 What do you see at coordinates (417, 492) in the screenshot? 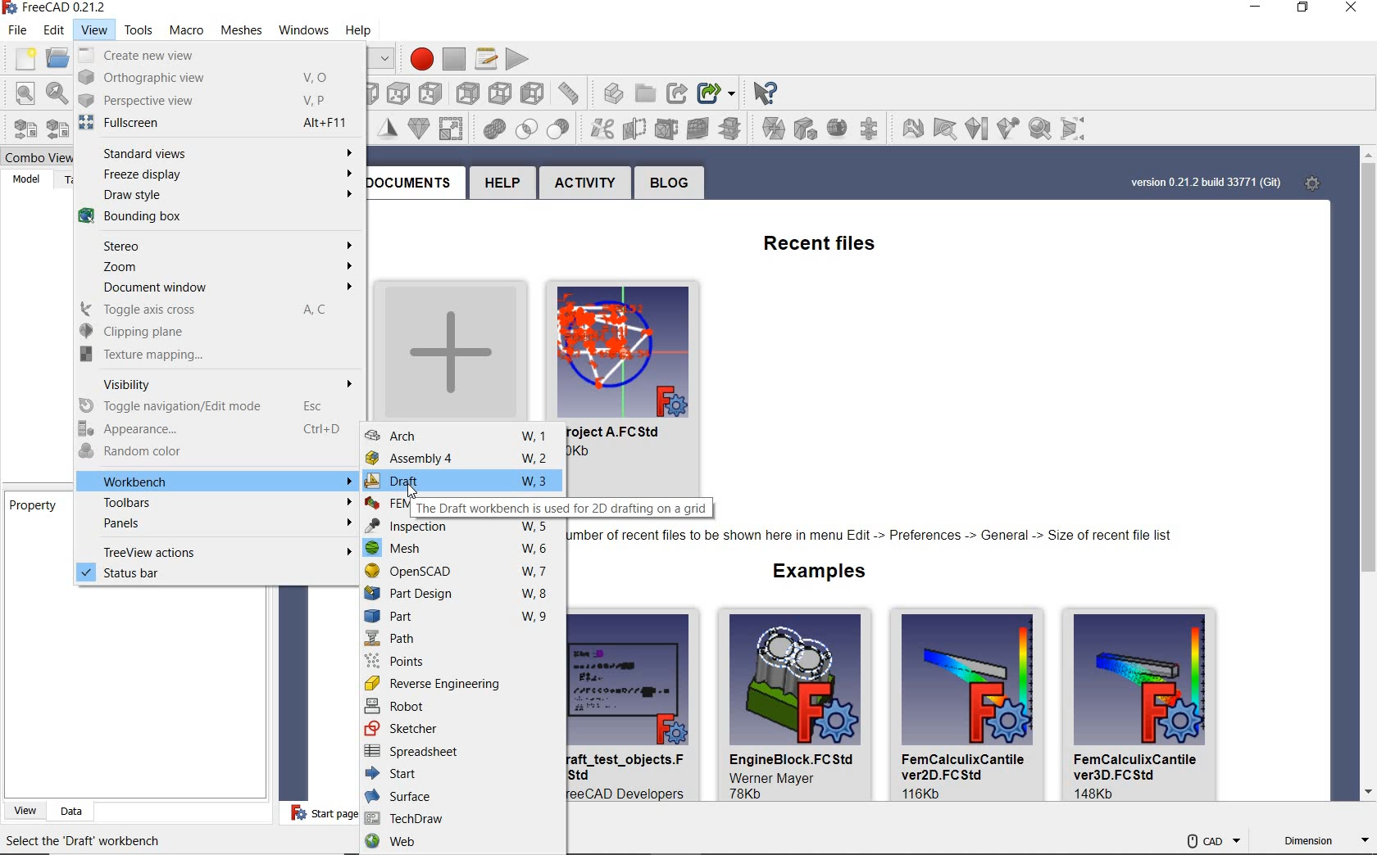
I see `cursor` at bounding box center [417, 492].